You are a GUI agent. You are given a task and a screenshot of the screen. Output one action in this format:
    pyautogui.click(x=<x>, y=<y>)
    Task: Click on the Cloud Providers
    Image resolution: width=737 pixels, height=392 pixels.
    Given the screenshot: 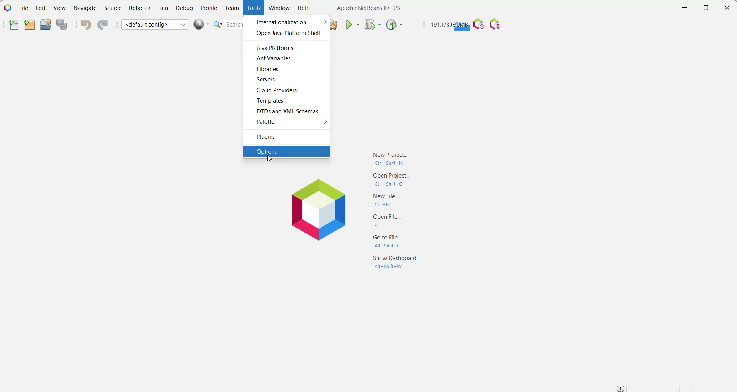 What is the action you would take?
    pyautogui.click(x=279, y=90)
    